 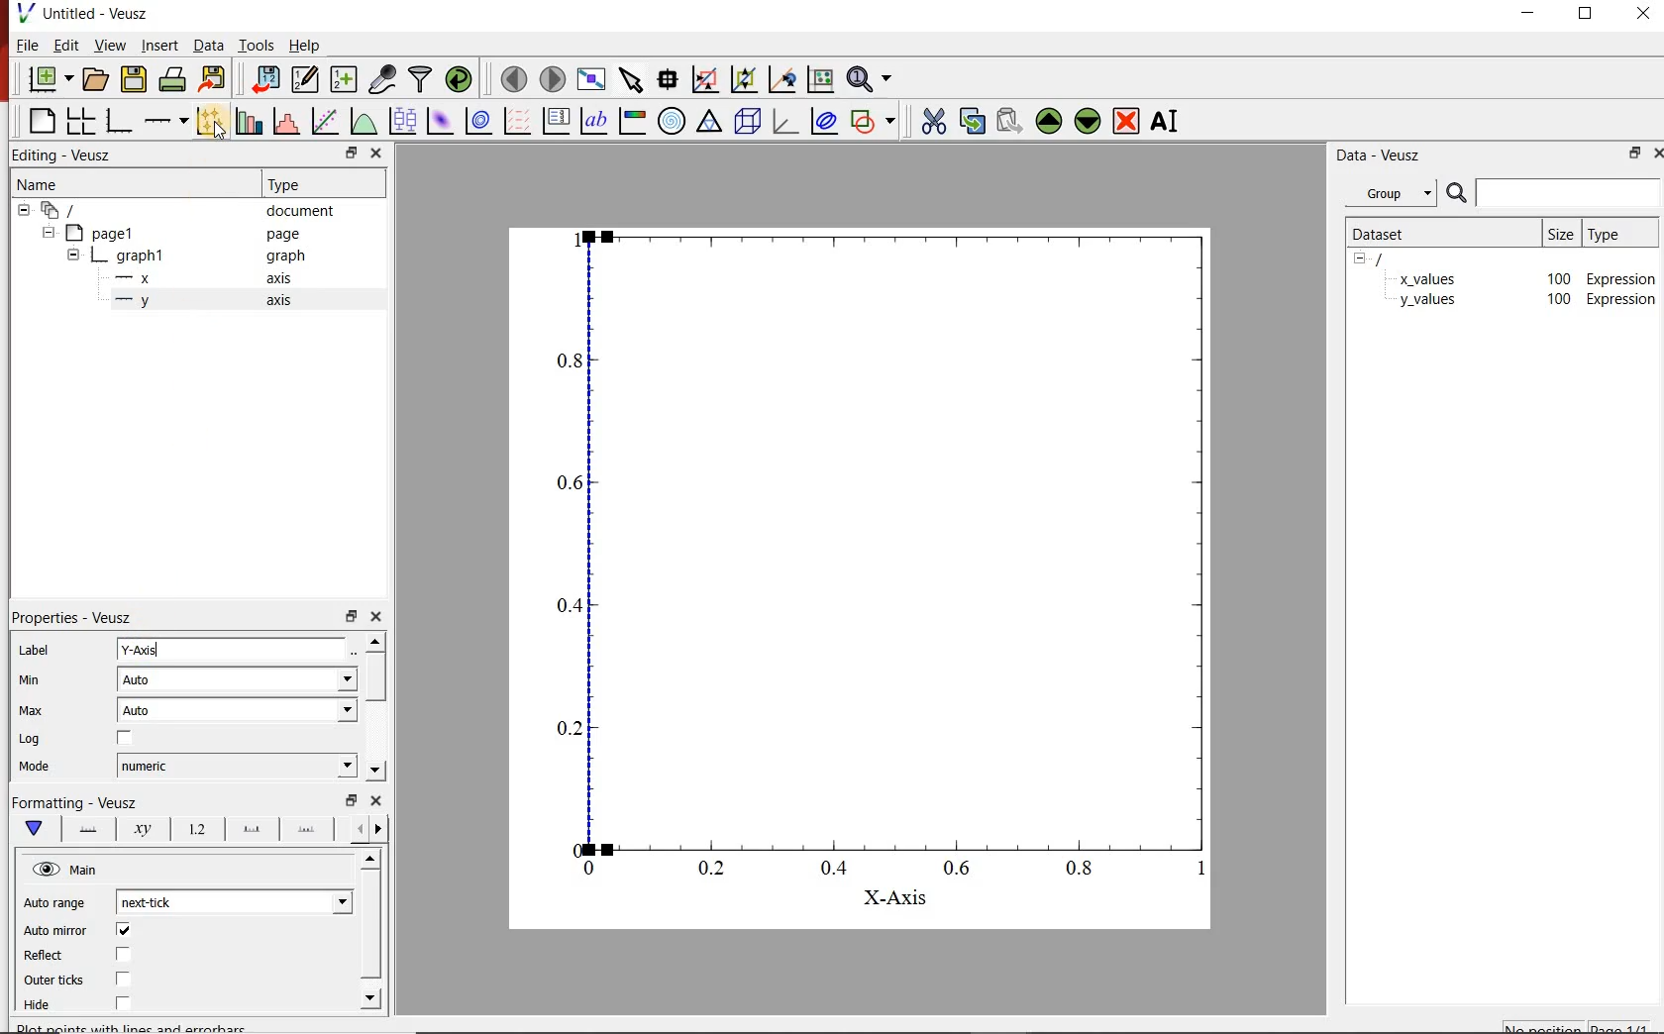 I want to click on reload linked datasets, so click(x=457, y=80).